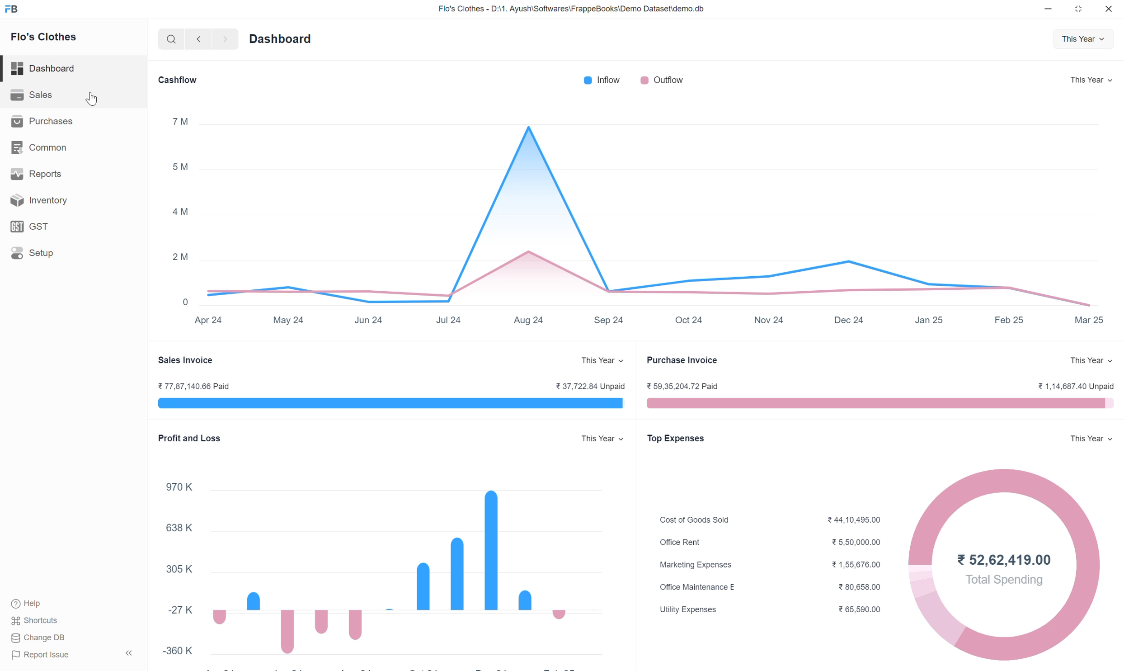 The image size is (1124, 671). What do you see at coordinates (174, 80) in the screenshot?
I see `Cashflow` at bounding box center [174, 80].